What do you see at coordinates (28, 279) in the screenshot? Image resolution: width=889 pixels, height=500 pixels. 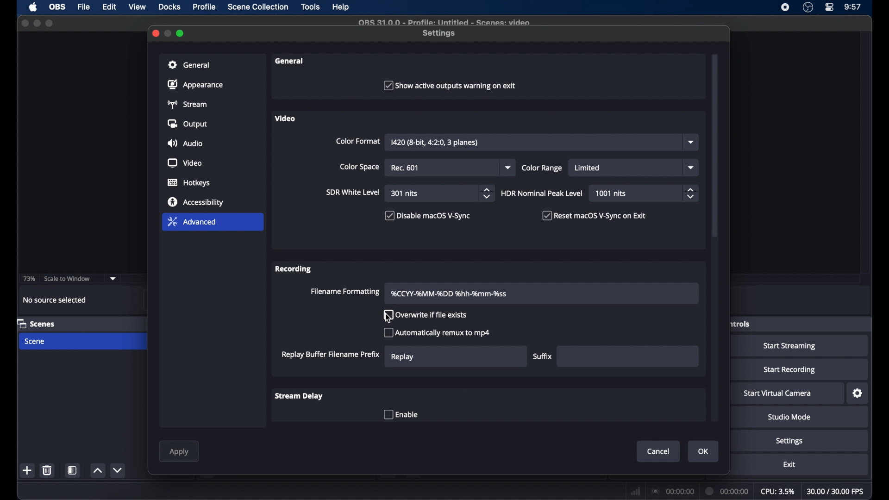 I see `73%` at bounding box center [28, 279].